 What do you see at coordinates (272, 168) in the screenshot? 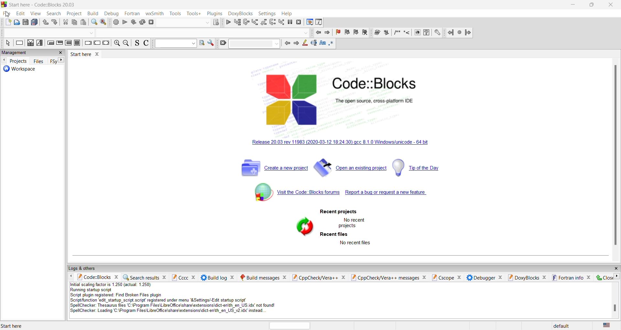
I see `create a new project` at bounding box center [272, 168].